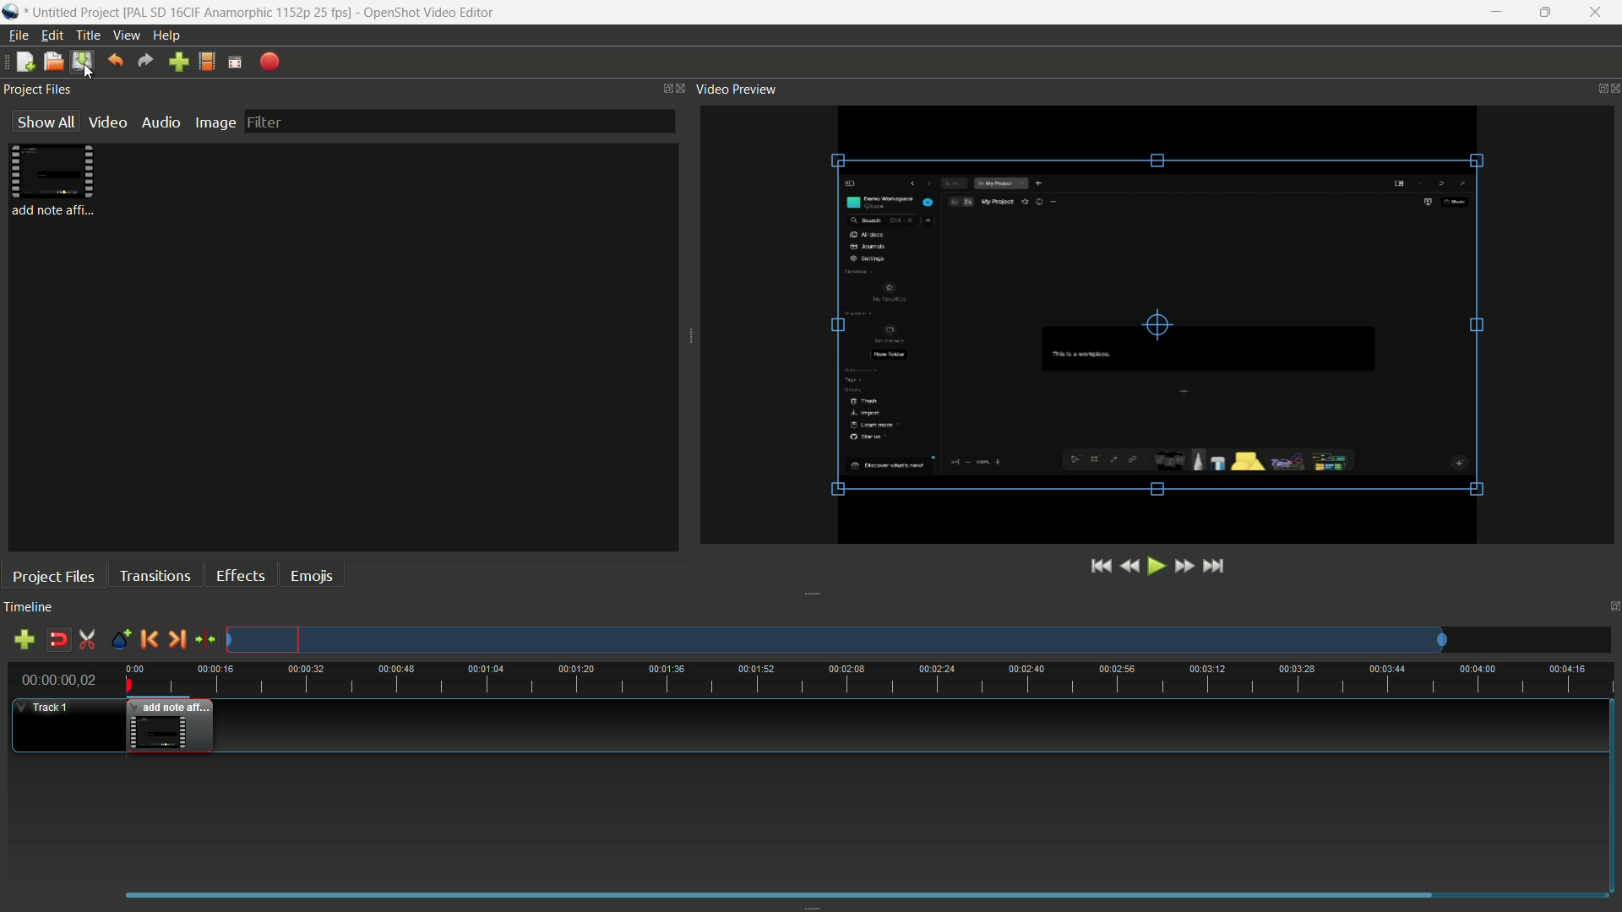  I want to click on Openshot Icon, so click(11, 13).